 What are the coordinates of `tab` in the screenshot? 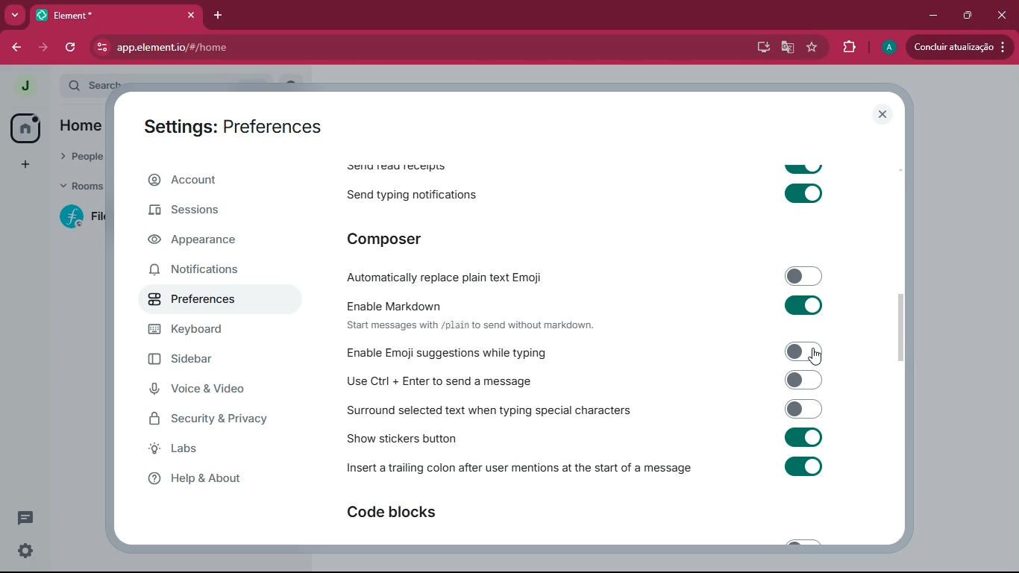 It's located at (114, 15).